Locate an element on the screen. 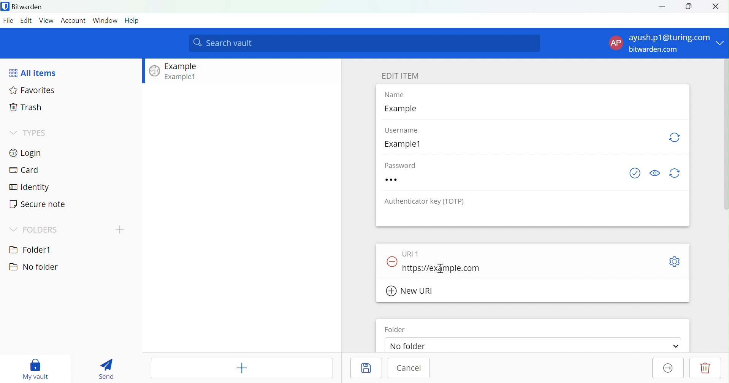 This screenshot has height=383, width=729. Account is located at coordinates (74, 21).